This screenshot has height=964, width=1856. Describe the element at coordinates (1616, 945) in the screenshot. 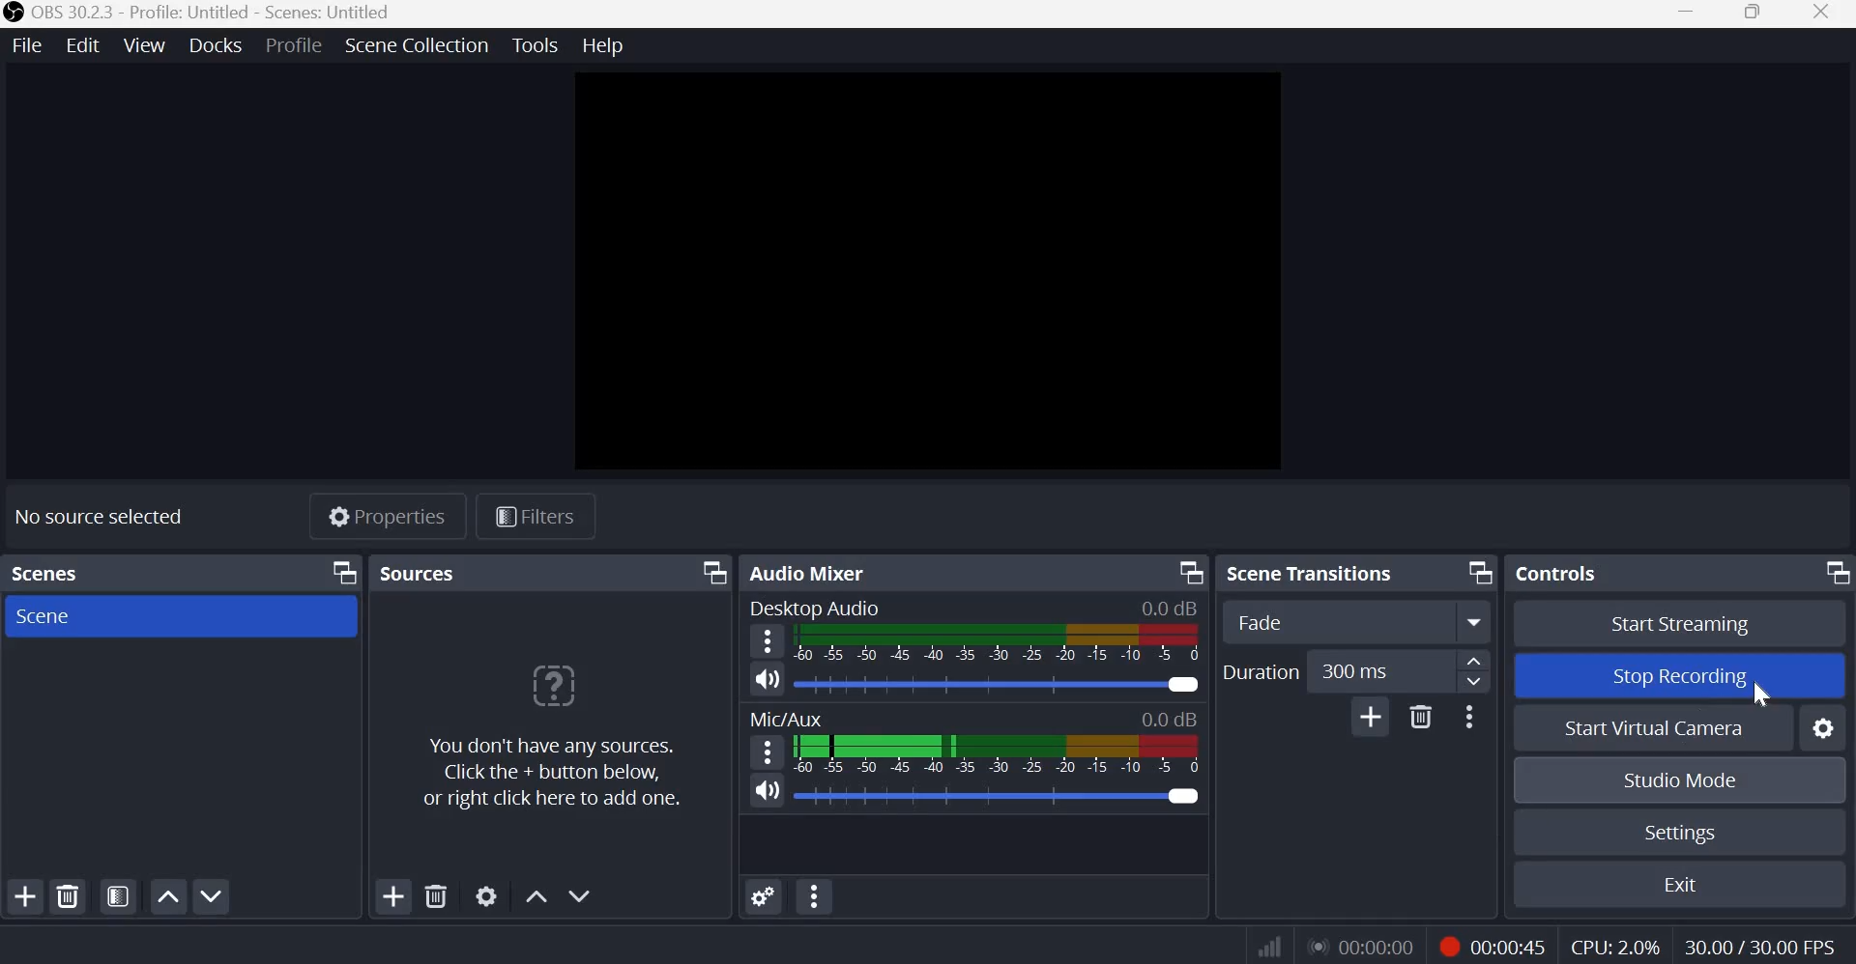

I see `CPU: 2.0%` at that location.